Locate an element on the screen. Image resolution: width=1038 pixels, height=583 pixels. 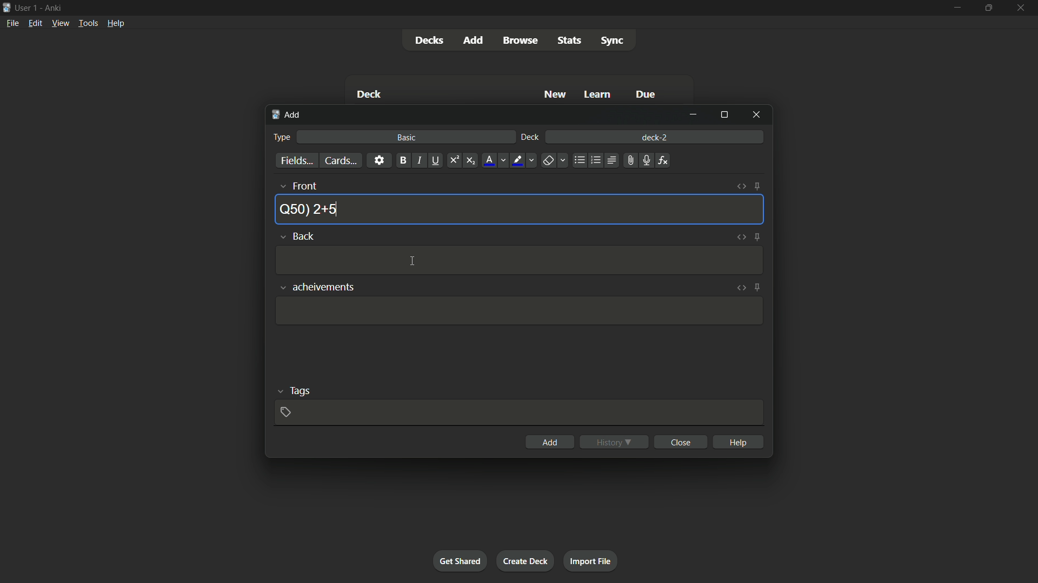
italic is located at coordinates (419, 160).